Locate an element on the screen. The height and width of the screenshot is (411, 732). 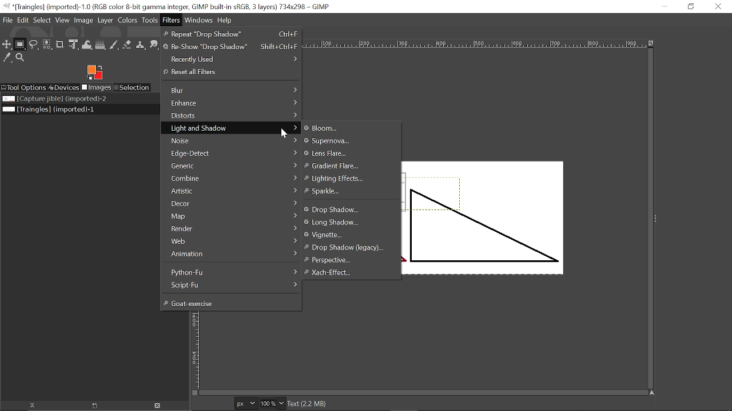
Free select is located at coordinates (34, 44).